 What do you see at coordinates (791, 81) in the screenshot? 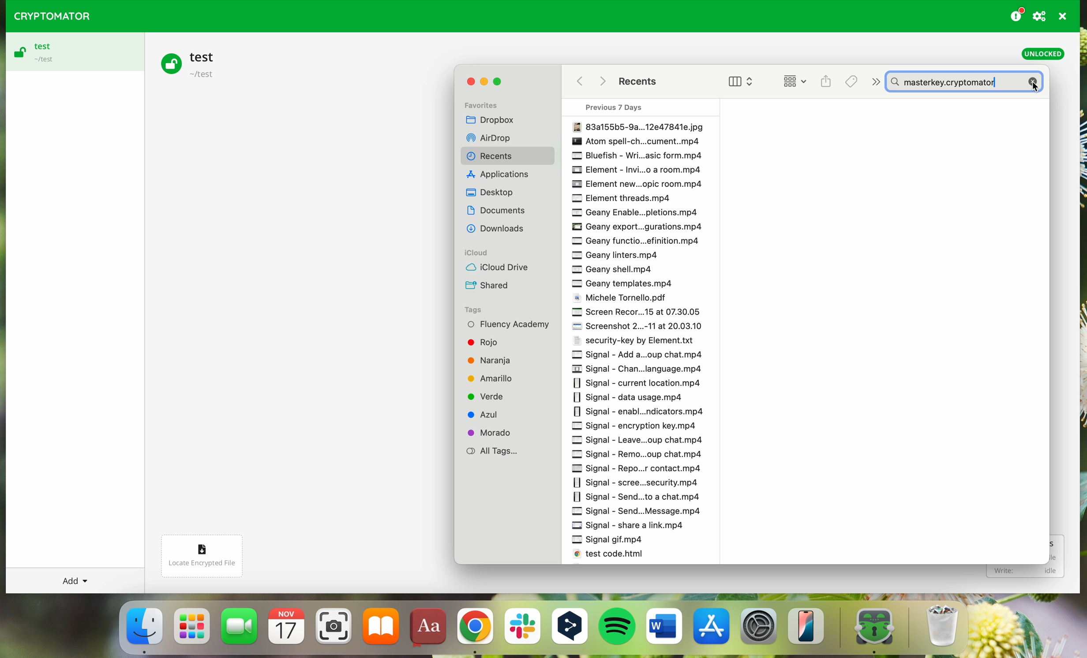
I see `change item grouping` at bounding box center [791, 81].